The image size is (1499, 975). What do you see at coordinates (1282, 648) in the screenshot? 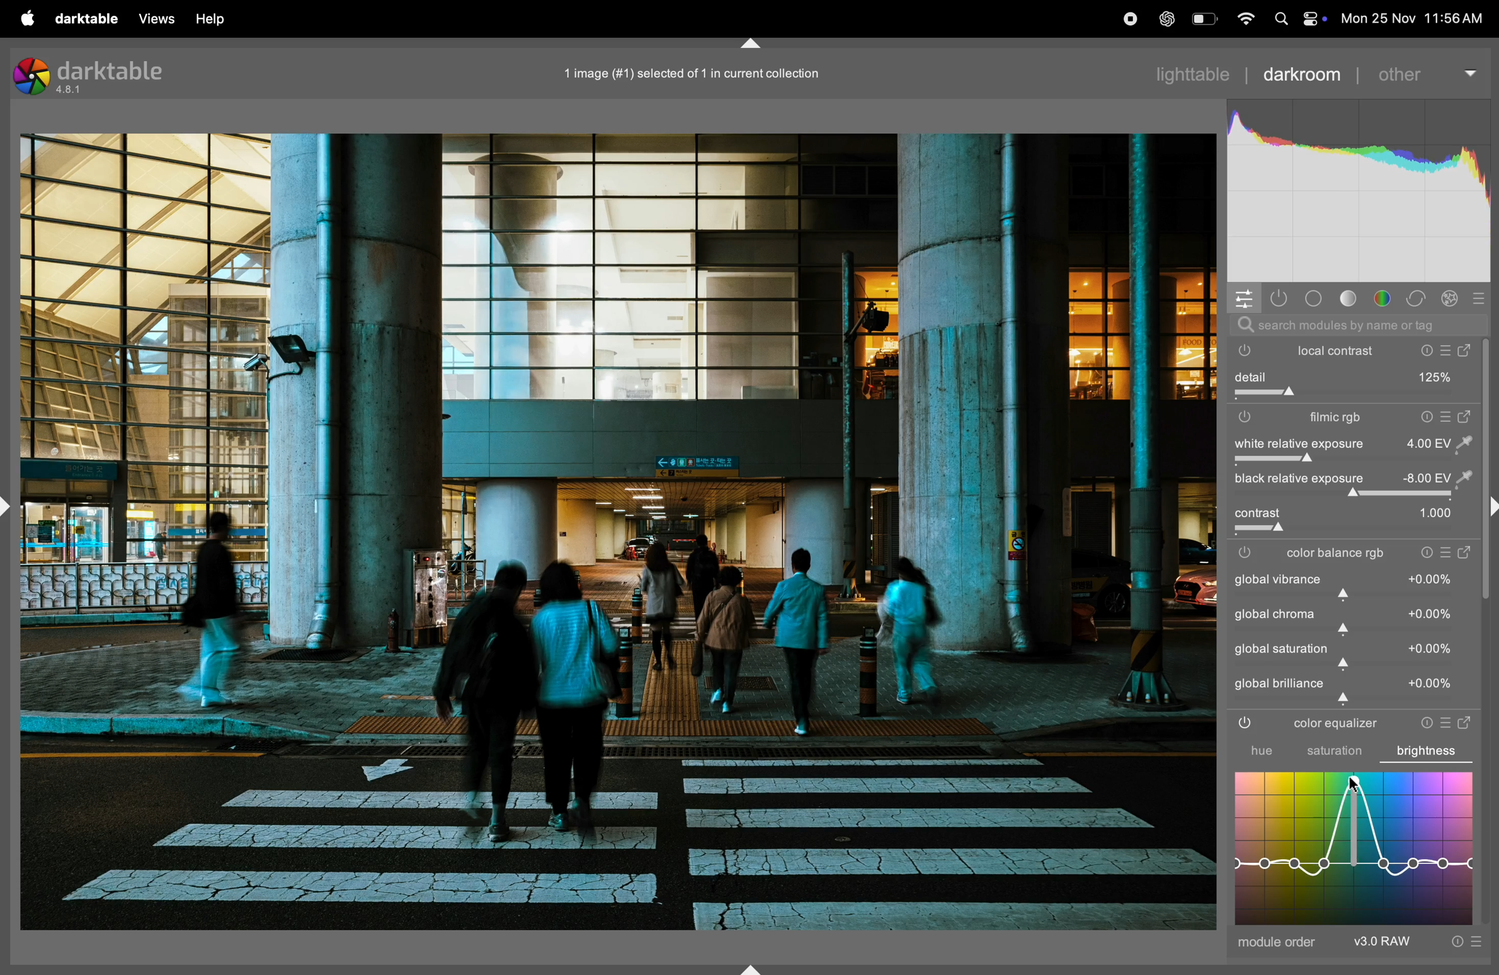
I see `global saturation` at bounding box center [1282, 648].